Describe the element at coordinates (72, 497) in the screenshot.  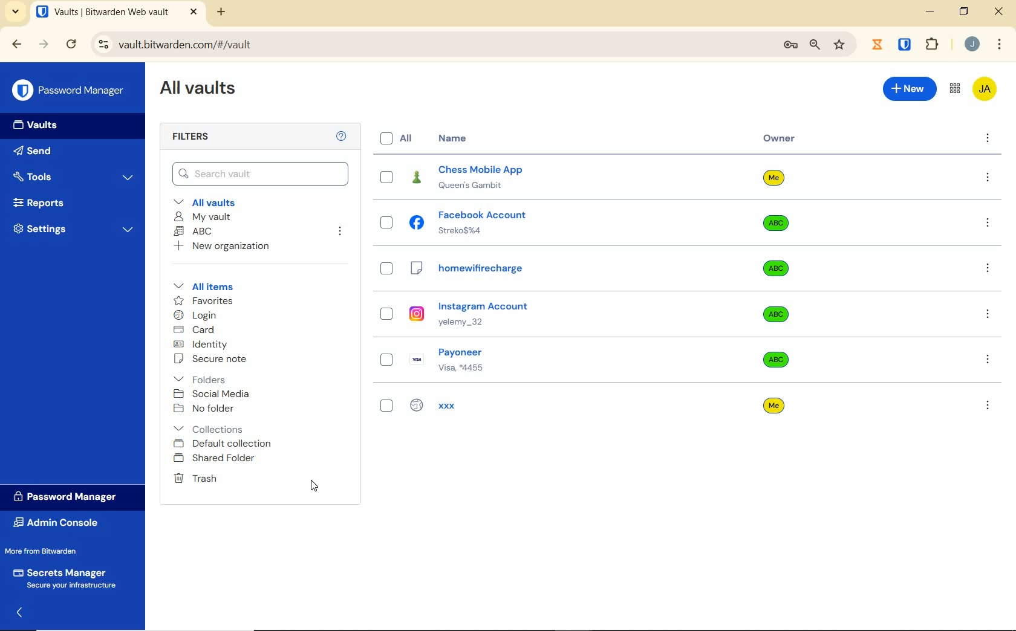
I see `Password Manager` at that location.